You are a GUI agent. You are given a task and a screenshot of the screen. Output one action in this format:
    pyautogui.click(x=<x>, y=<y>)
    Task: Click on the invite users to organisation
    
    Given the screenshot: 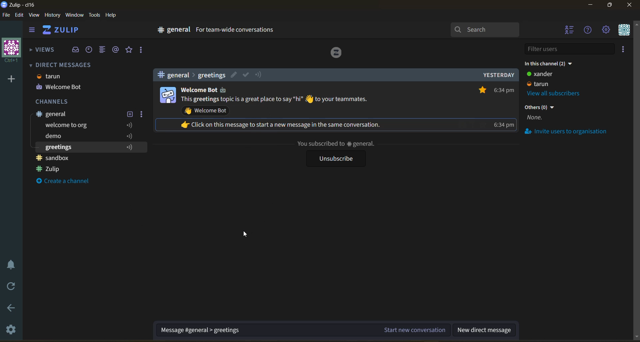 What is the action you would take?
    pyautogui.click(x=626, y=49)
    